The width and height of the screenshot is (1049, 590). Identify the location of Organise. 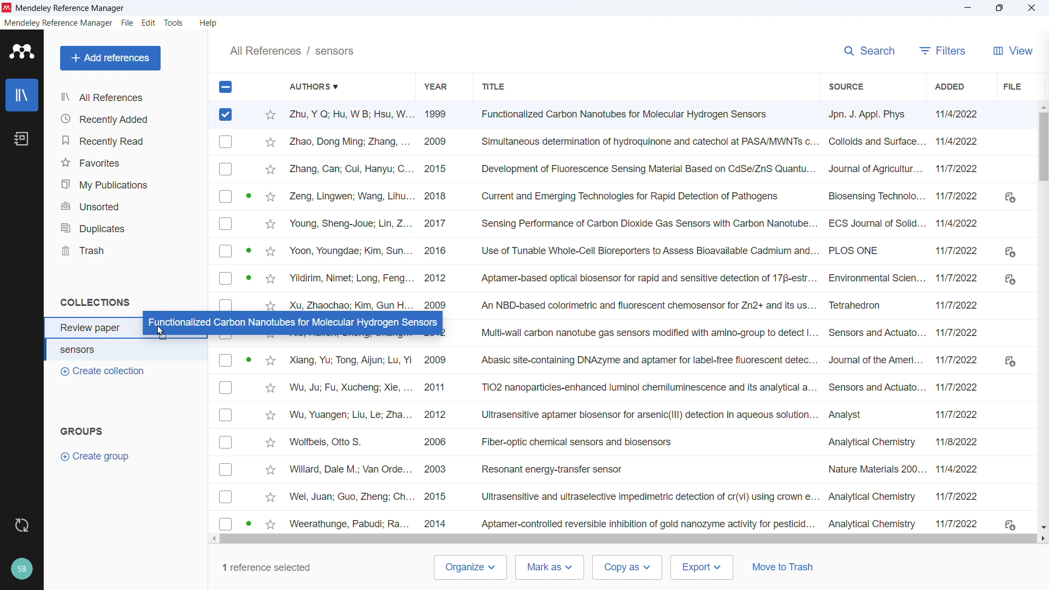
(470, 568).